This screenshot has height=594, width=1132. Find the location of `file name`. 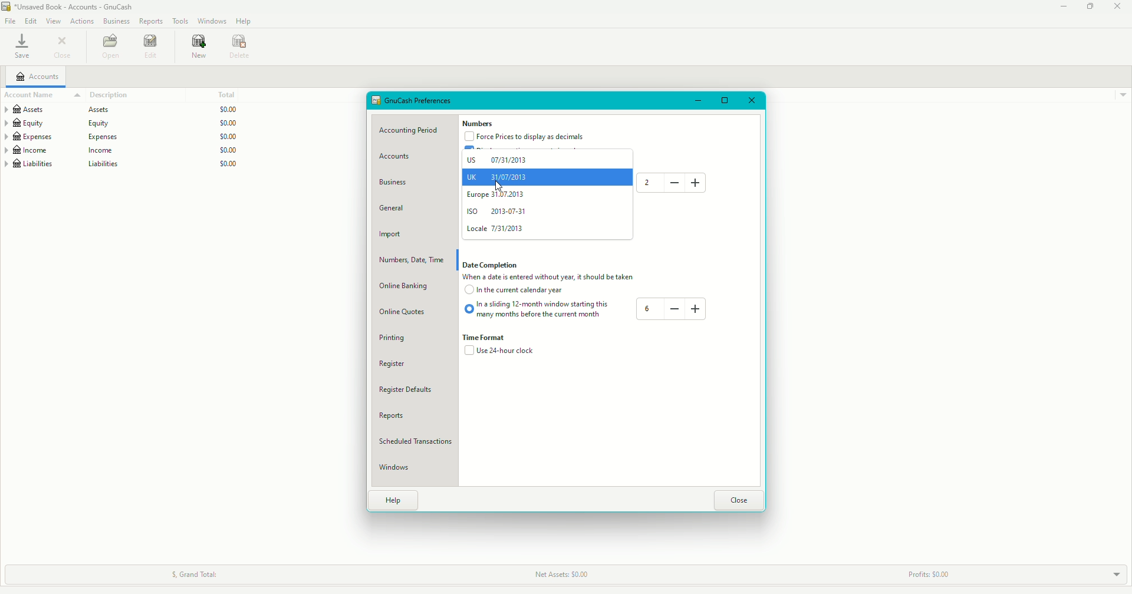

file name is located at coordinates (77, 7).